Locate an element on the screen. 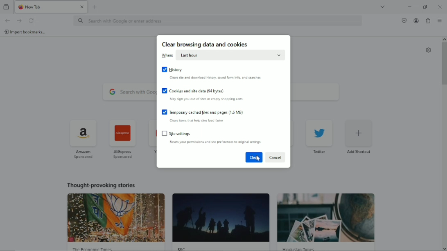 The width and height of the screenshot is (447, 251). save to pocket is located at coordinates (404, 21).